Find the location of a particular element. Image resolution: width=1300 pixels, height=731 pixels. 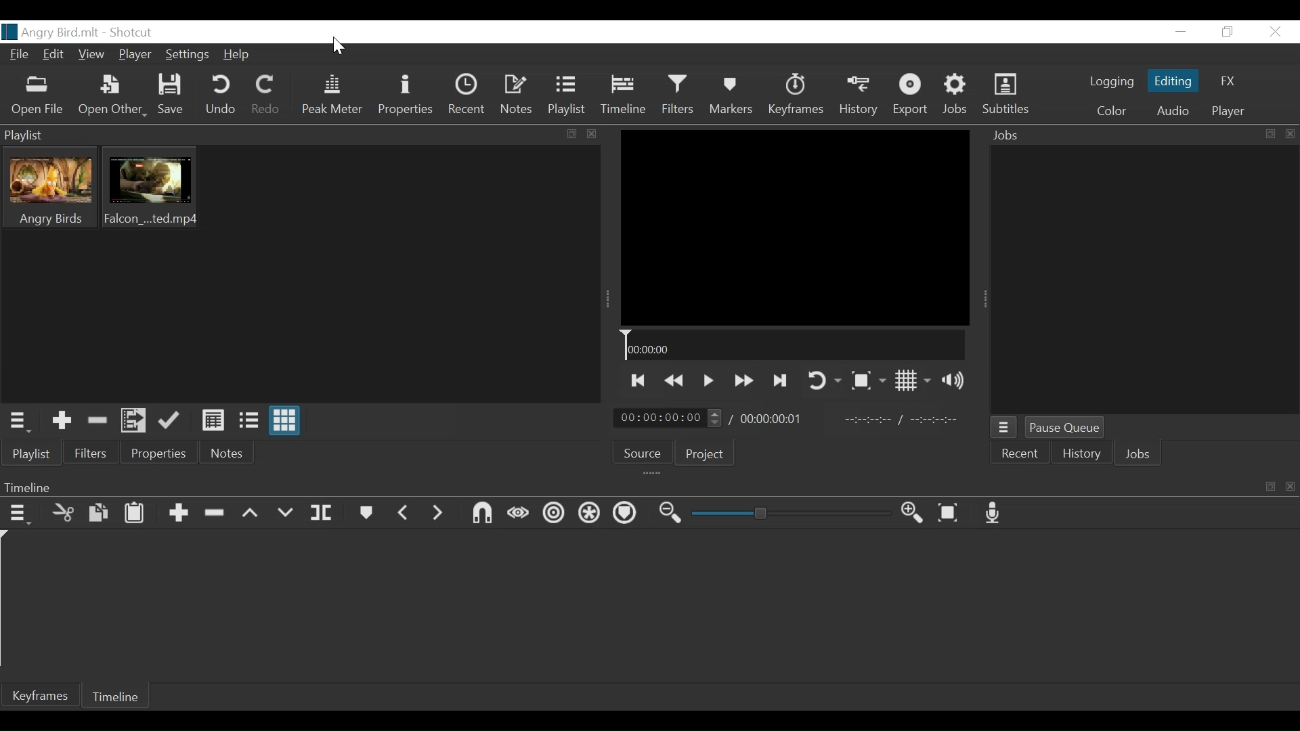

File name is located at coordinates (49, 33).